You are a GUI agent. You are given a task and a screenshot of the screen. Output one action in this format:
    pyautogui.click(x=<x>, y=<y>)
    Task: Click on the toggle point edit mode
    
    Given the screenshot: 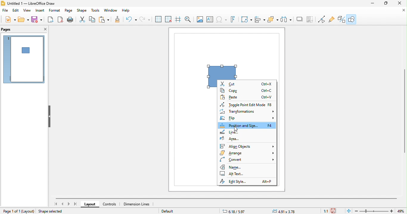 What is the action you would take?
    pyautogui.click(x=322, y=20)
    